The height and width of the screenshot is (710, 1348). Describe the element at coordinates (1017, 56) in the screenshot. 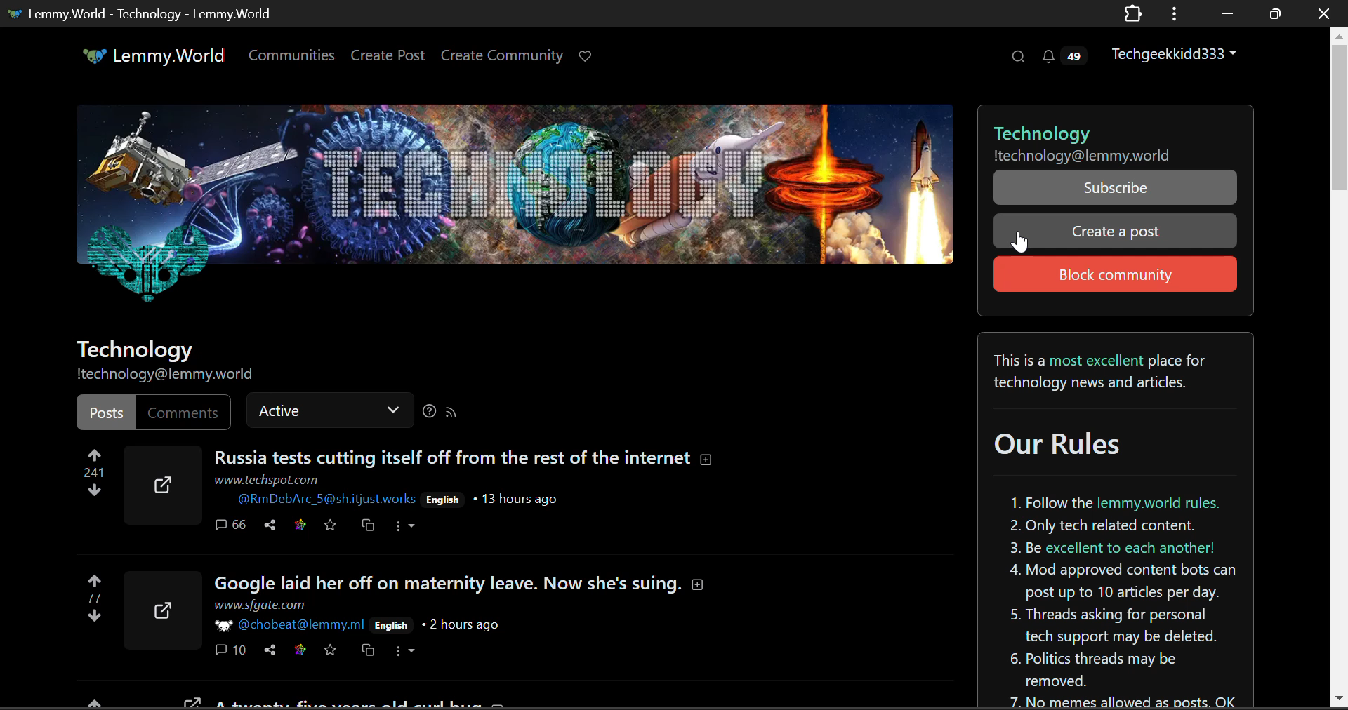

I see `Search` at that location.